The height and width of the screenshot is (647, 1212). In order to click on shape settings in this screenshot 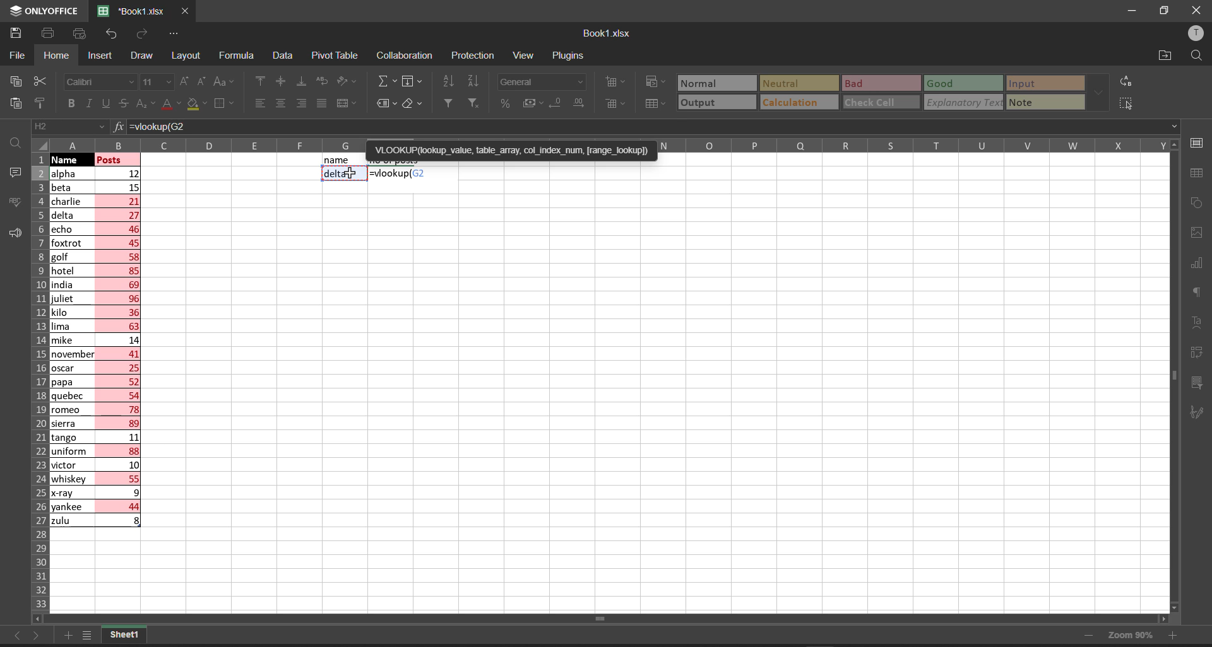, I will do `click(1199, 204)`.